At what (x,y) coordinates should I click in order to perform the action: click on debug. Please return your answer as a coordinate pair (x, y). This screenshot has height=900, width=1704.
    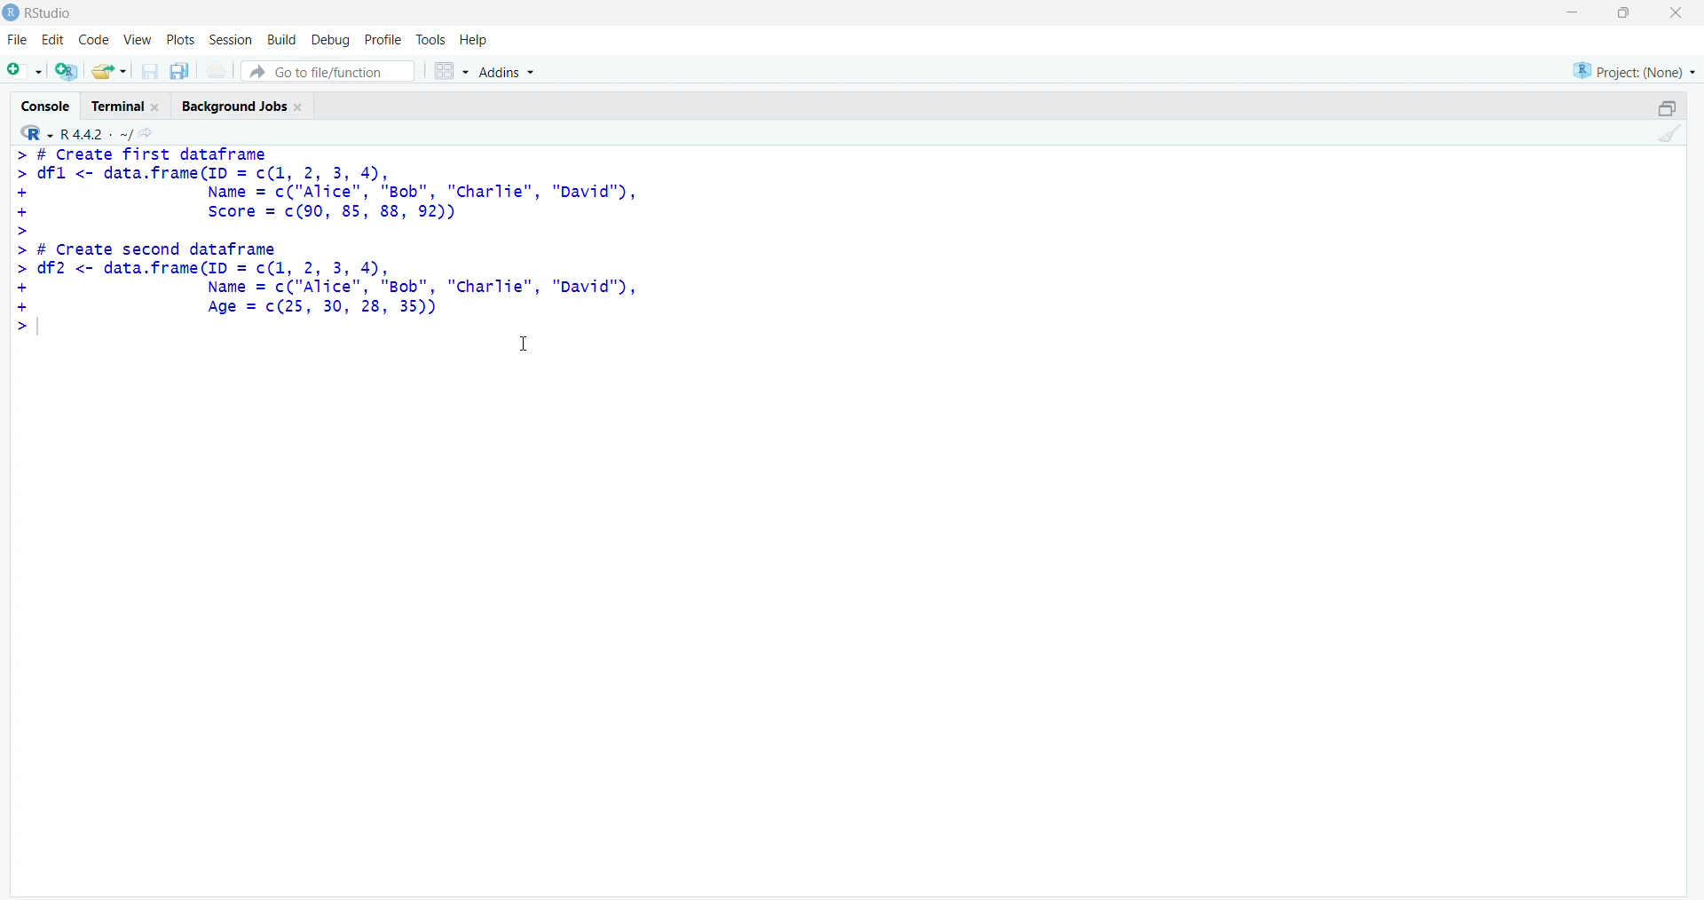
    Looking at the image, I should click on (333, 41).